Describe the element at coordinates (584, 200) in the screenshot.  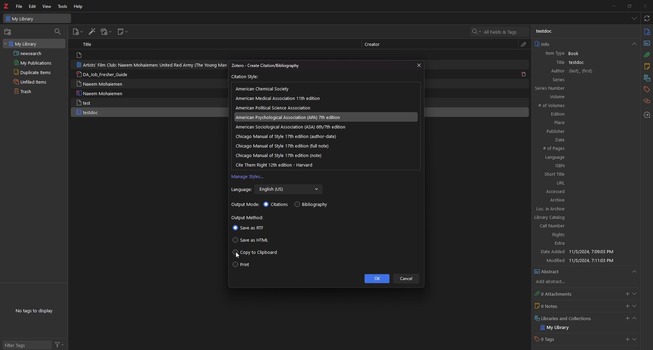
I see `Archive` at that location.